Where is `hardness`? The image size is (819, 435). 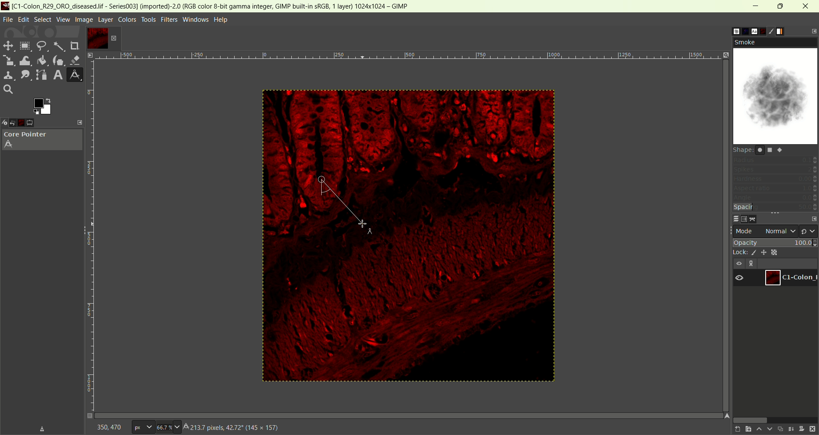
hardness is located at coordinates (775, 180).